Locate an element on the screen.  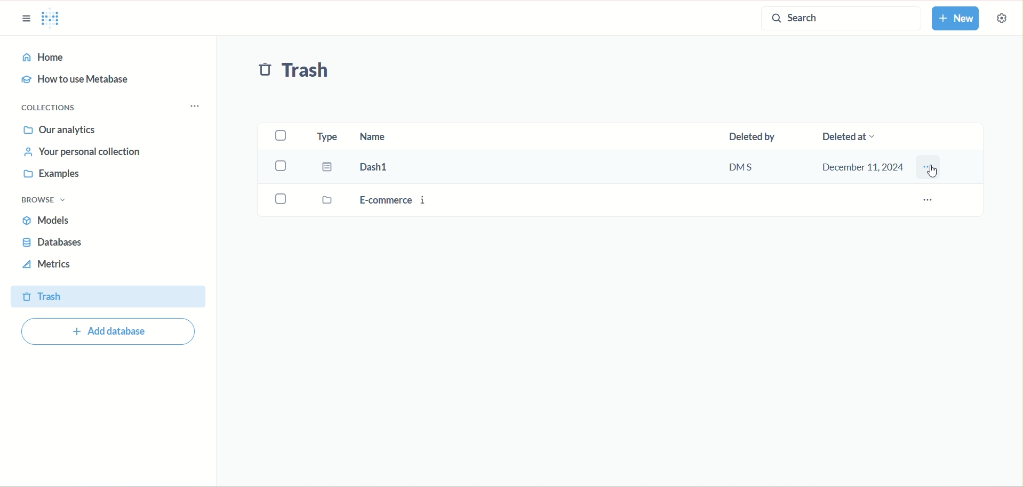
select Dash1 is located at coordinates (284, 166).